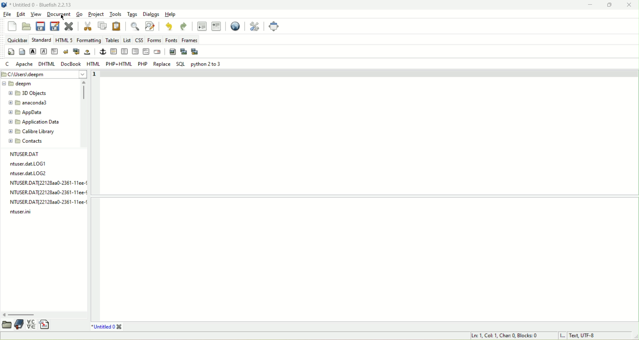  Describe the element at coordinates (172, 52) in the screenshot. I see `insert image` at that location.